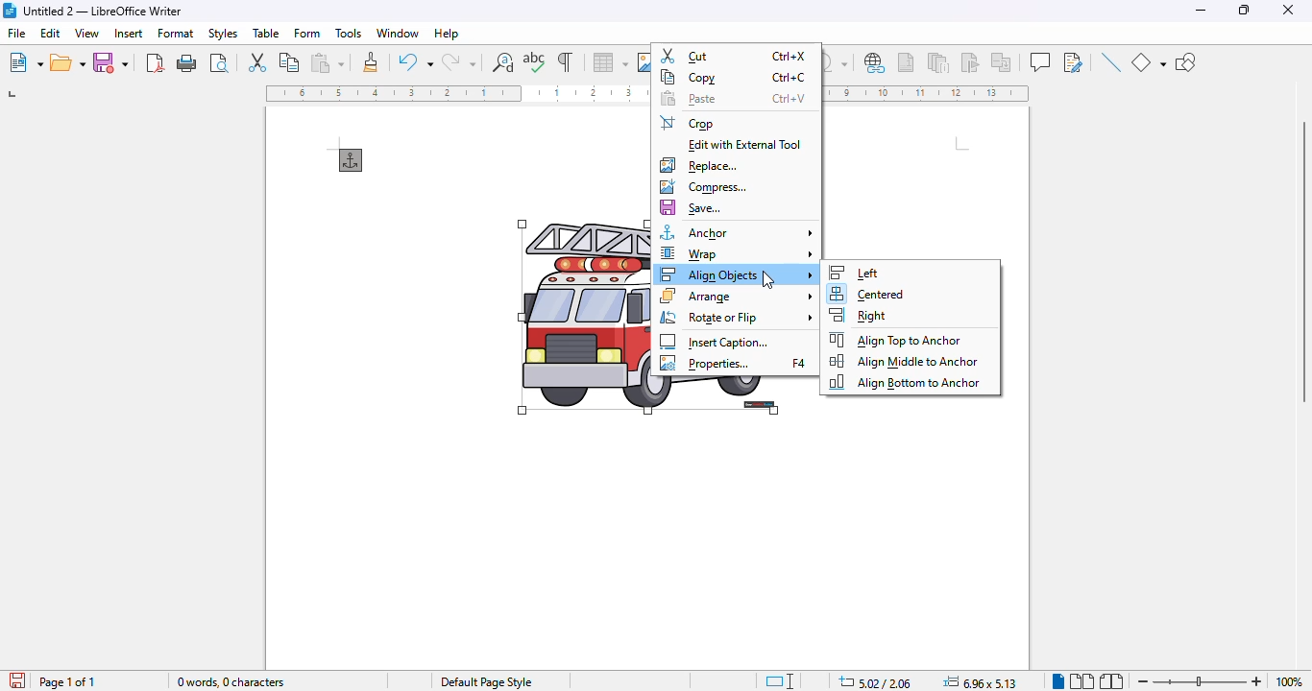  What do you see at coordinates (853, 273) in the screenshot?
I see `left` at bounding box center [853, 273].